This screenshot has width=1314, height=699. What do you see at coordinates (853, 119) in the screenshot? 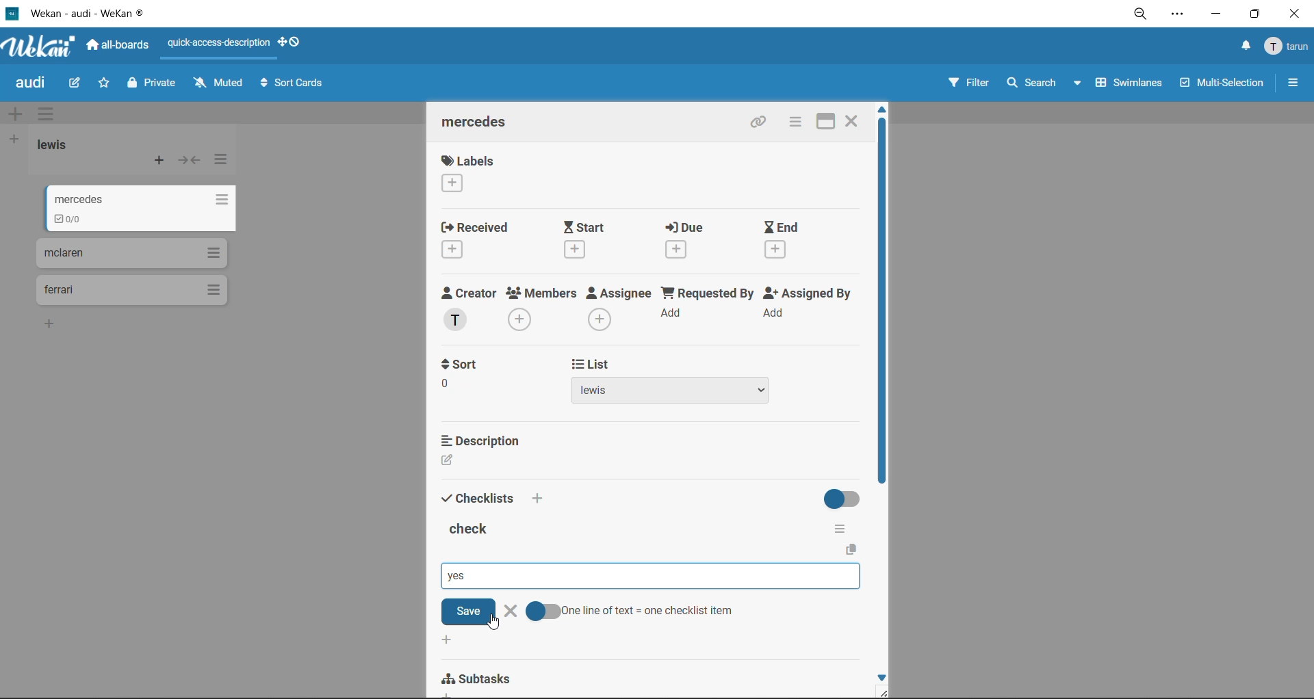
I see `close` at bounding box center [853, 119].